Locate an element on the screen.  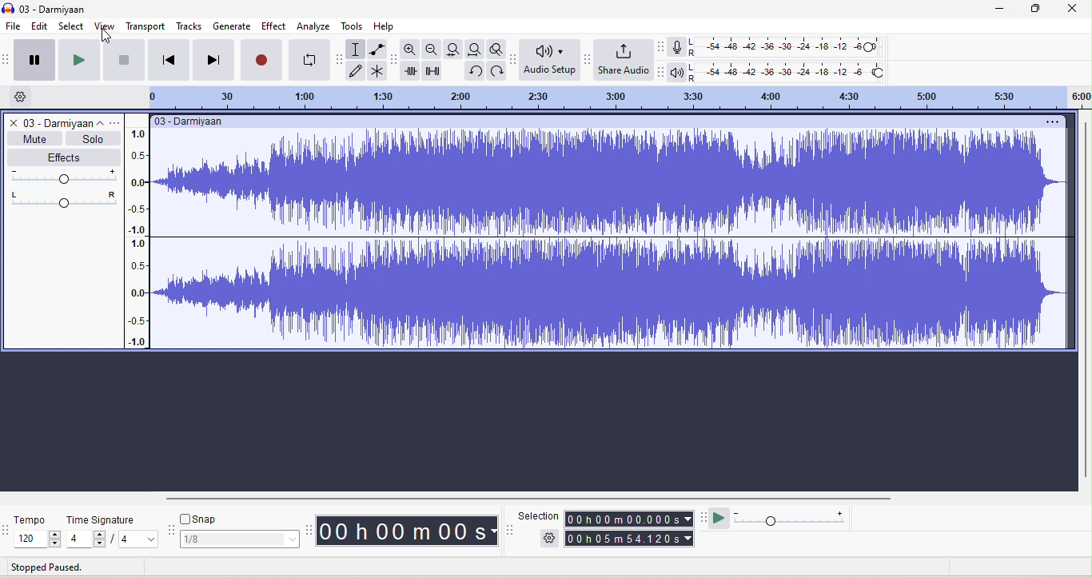
selection toolbar is located at coordinates (511, 531).